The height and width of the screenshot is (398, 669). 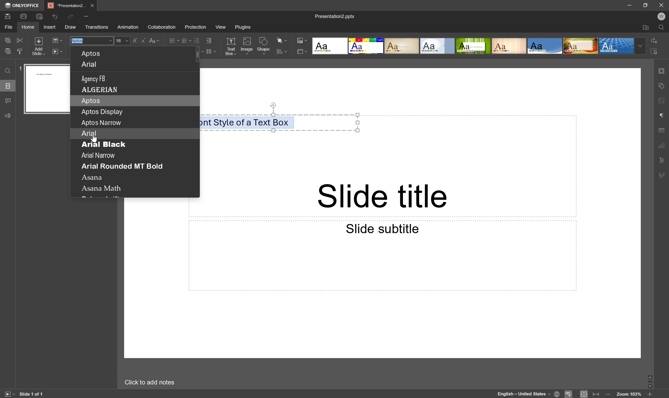 What do you see at coordinates (630, 395) in the screenshot?
I see `Zoom 103%` at bounding box center [630, 395].